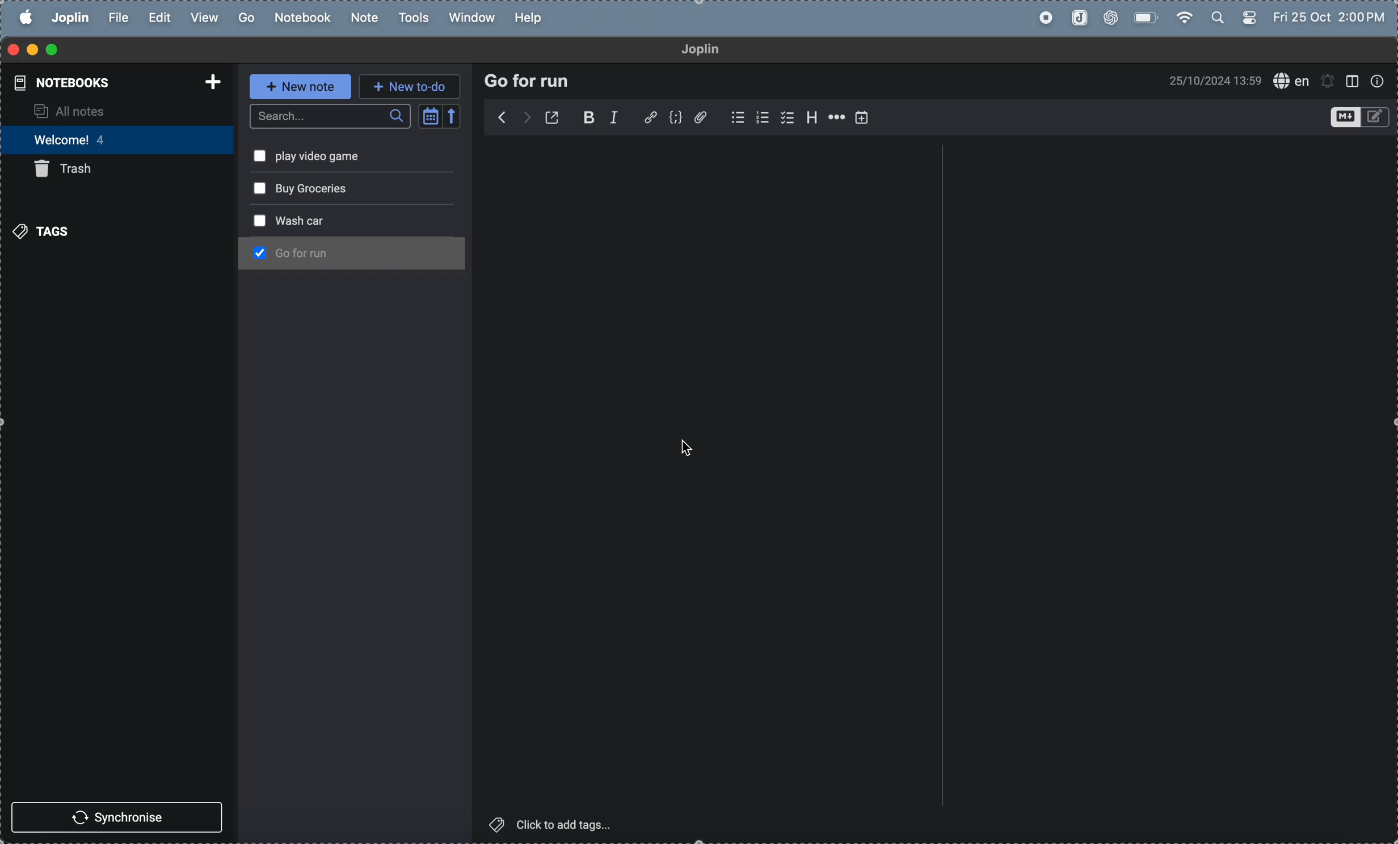 The height and width of the screenshot is (844, 1398). I want to click on cursor, so click(690, 451).